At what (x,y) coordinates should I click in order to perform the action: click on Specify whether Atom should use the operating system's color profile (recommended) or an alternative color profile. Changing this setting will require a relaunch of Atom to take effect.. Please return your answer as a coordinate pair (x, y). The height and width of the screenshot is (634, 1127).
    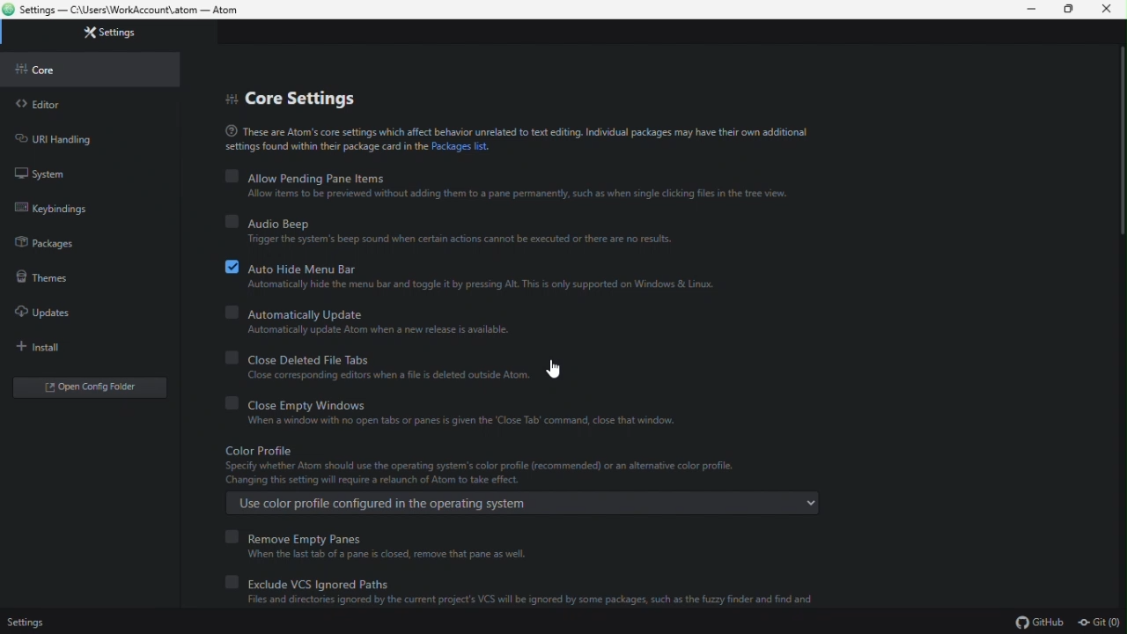
    Looking at the image, I should click on (479, 473).